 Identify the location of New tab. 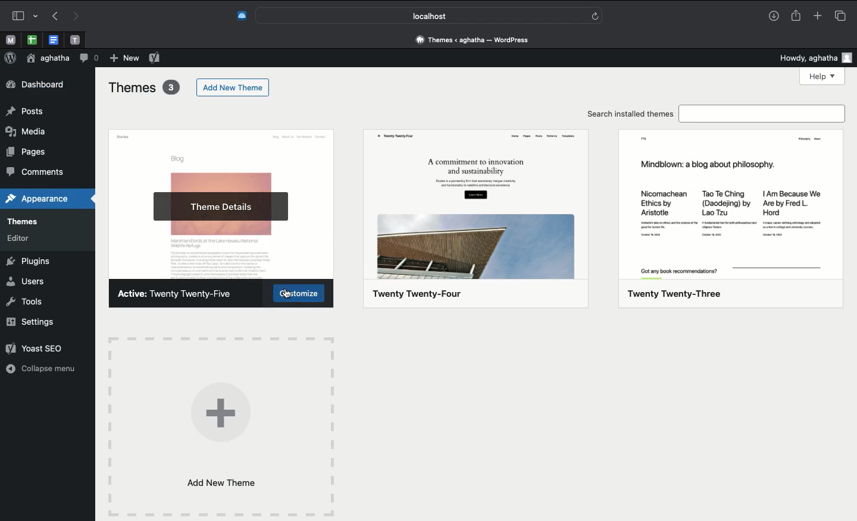
(818, 17).